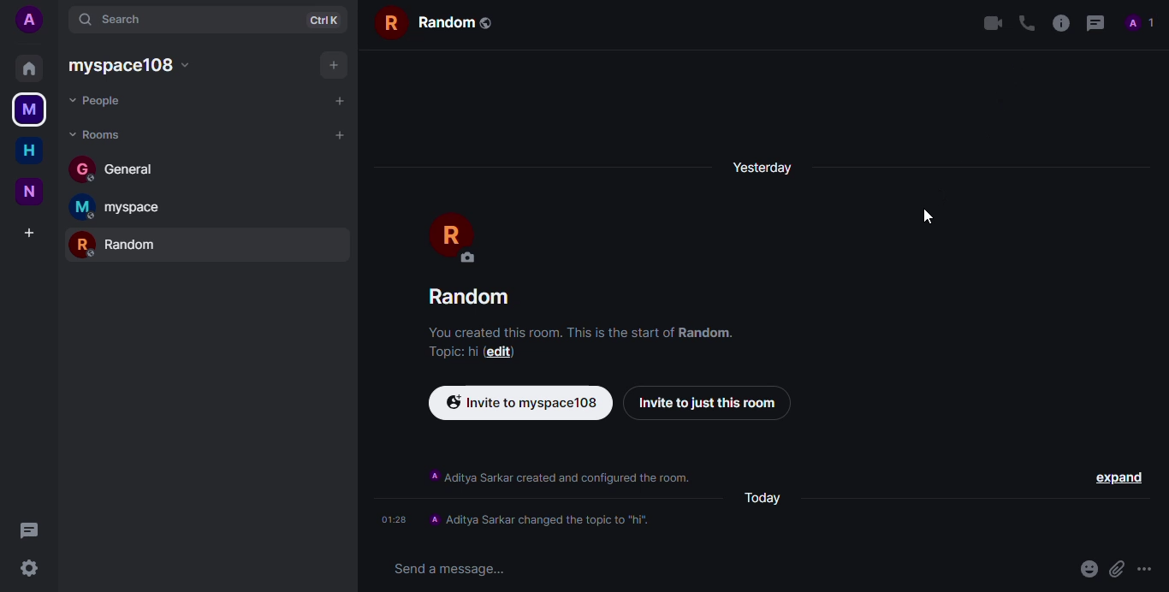  What do you see at coordinates (30, 232) in the screenshot?
I see `add` at bounding box center [30, 232].